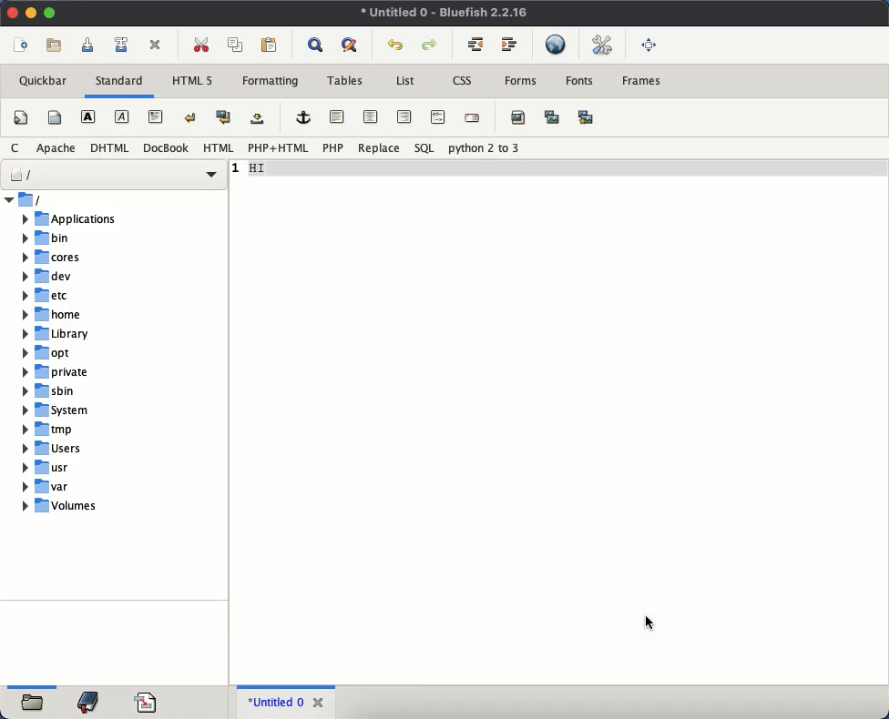 The width and height of the screenshot is (889, 719). I want to click on library, so click(91, 334).